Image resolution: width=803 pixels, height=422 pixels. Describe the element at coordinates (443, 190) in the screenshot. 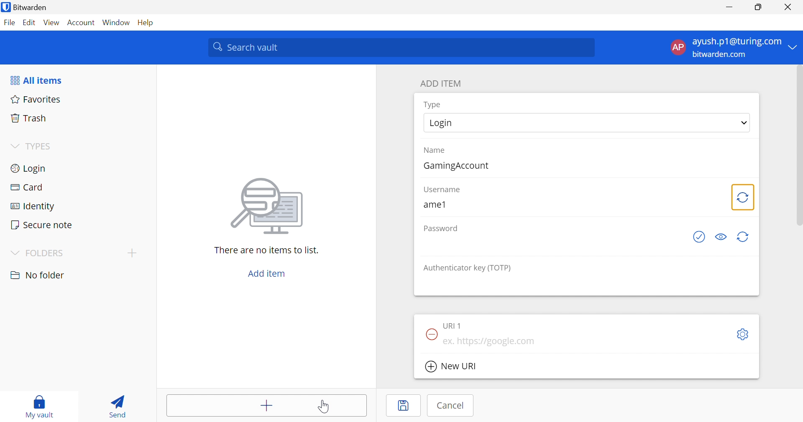

I see `Username` at that location.